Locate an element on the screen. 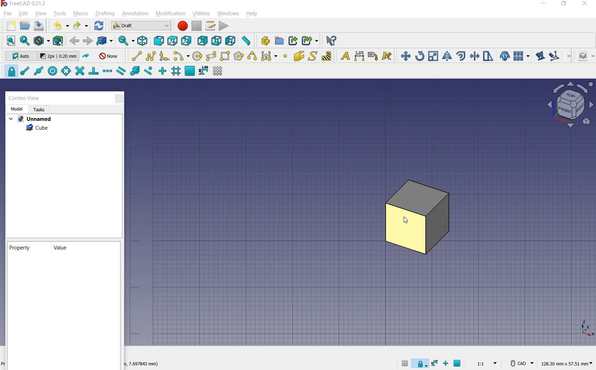 Image resolution: width=596 pixels, height=370 pixels. toggle grid is located at coordinates (405, 364).